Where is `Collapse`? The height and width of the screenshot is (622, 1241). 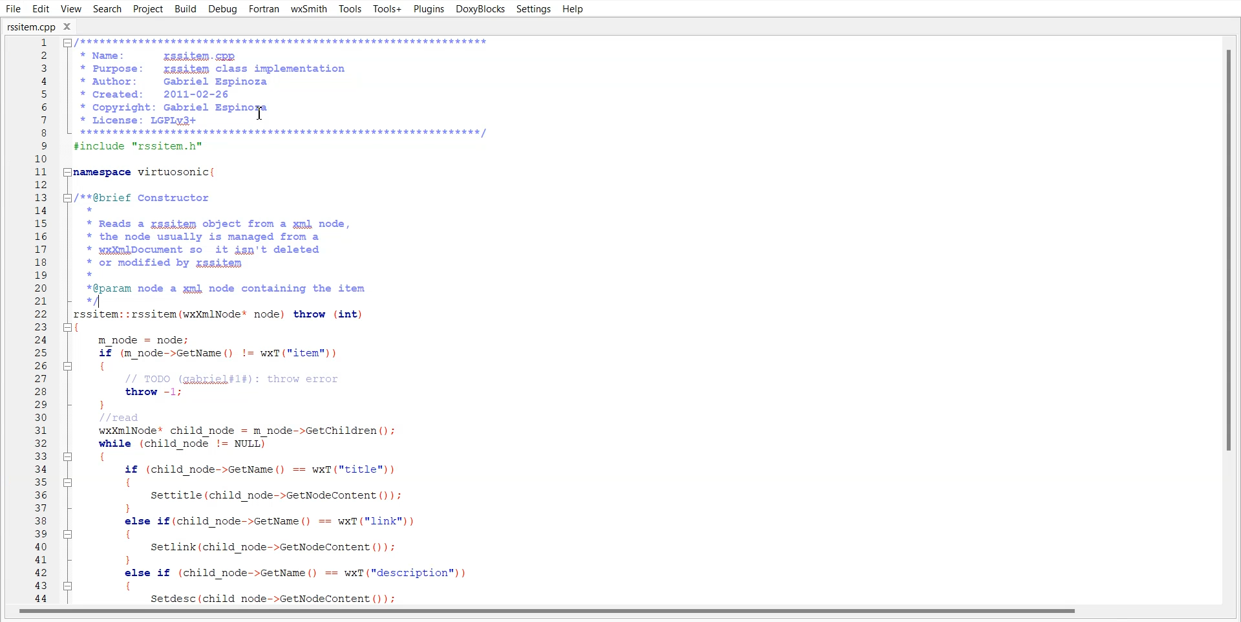 Collapse is located at coordinates (69, 483).